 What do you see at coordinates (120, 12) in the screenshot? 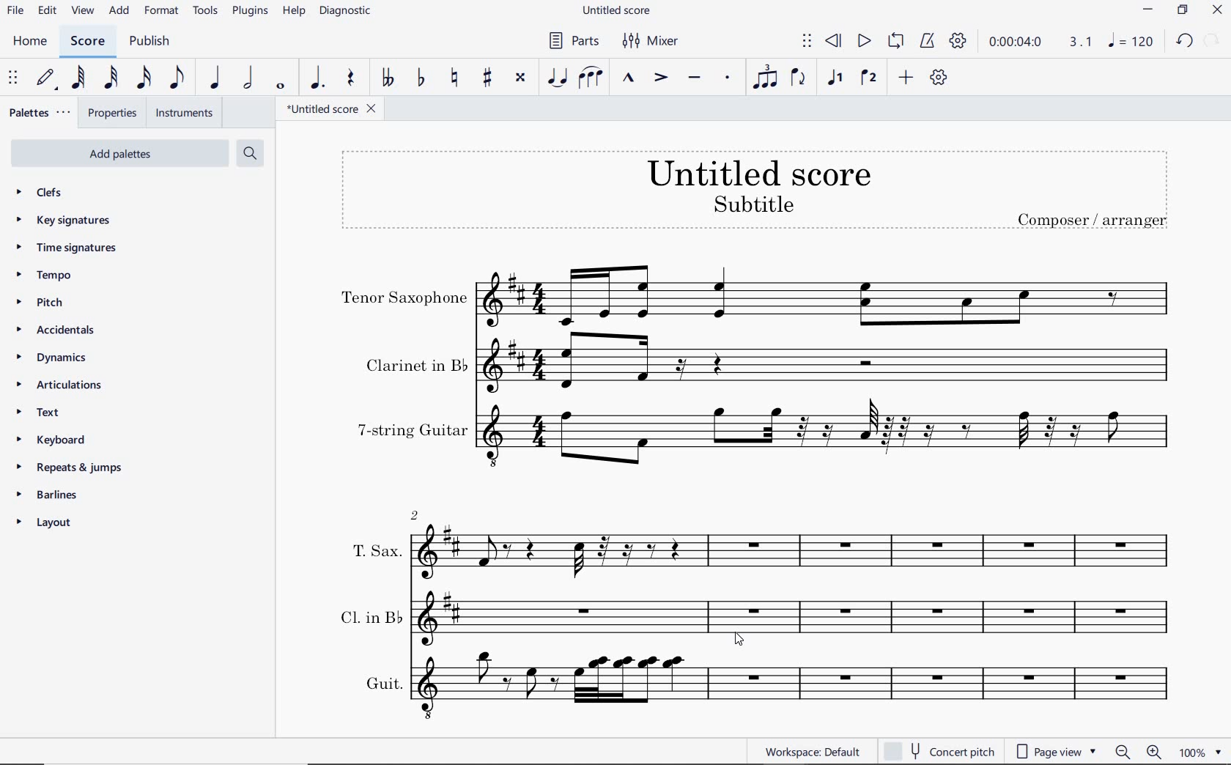
I see `ADD` at bounding box center [120, 12].